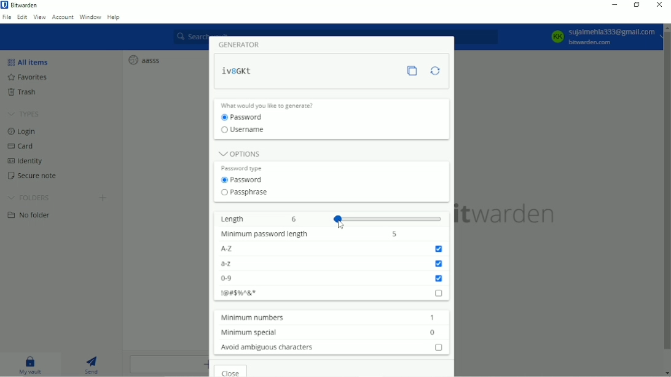 The height and width of the screenshot is (377, 671). I want to click on Login, so click(22, 132).